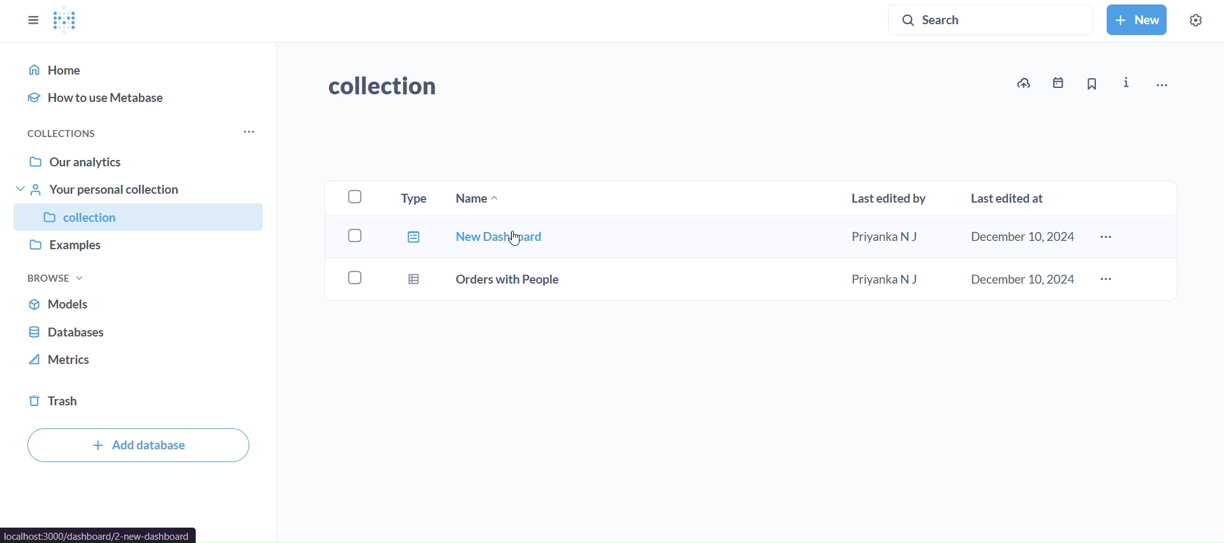 The image size is (1224, 543). I want to click on new, so click(1138, 20).